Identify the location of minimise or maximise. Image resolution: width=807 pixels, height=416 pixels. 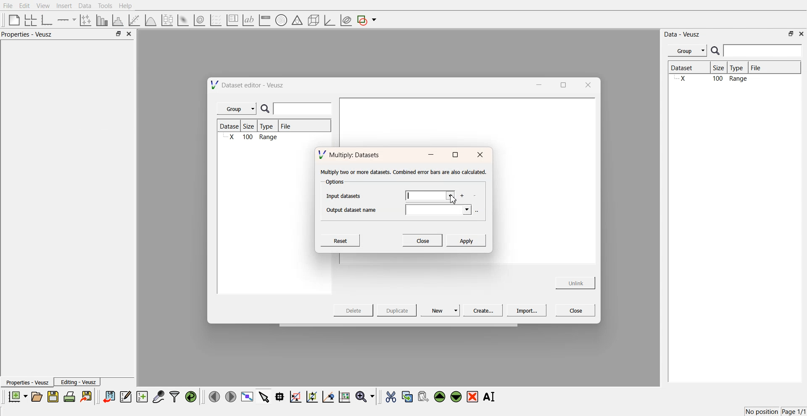
(118, 34).